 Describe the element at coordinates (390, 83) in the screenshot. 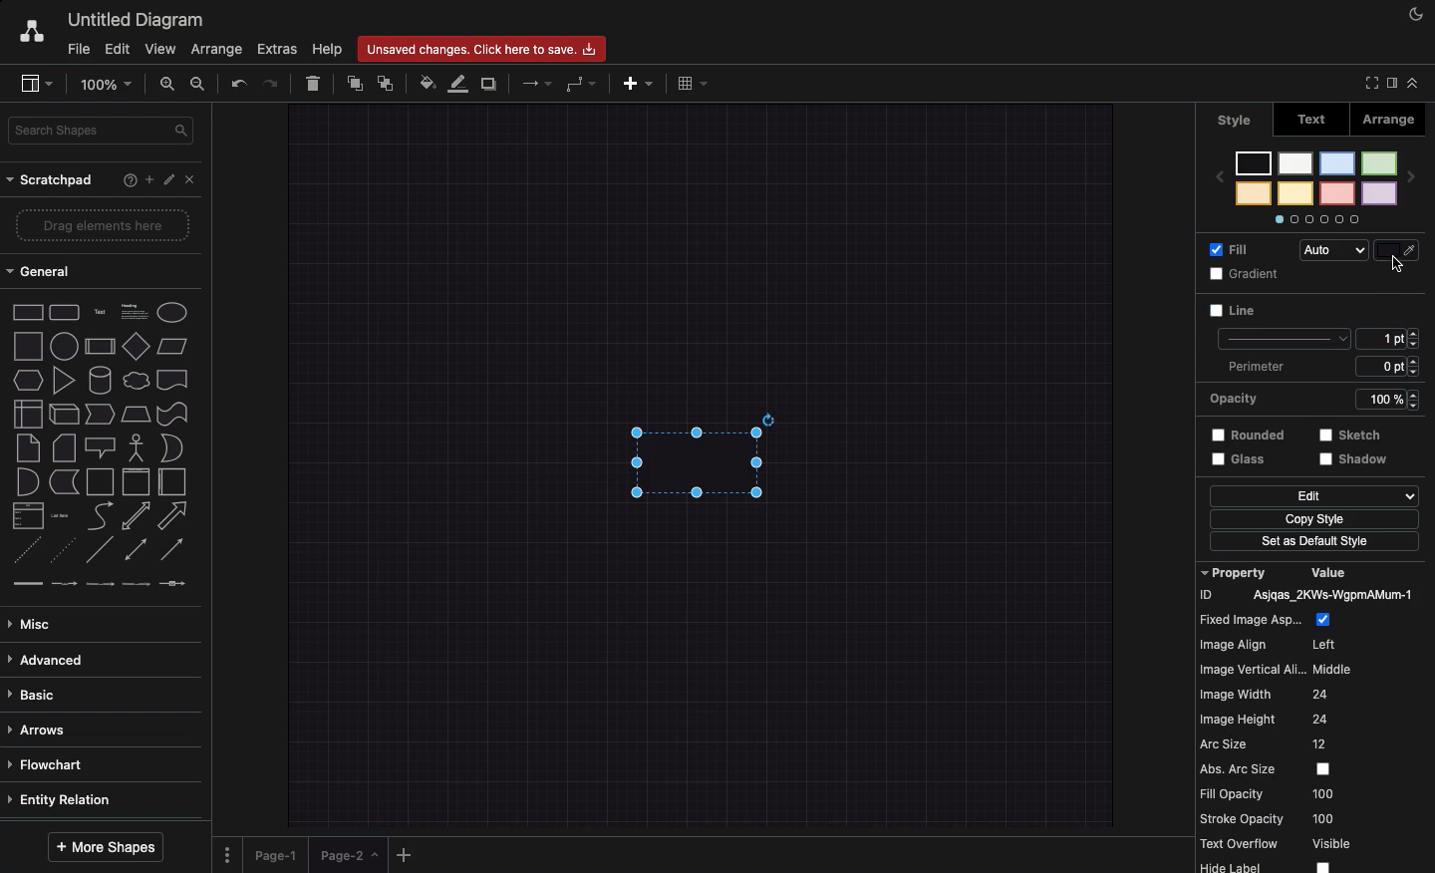

I see `To back` at that location.